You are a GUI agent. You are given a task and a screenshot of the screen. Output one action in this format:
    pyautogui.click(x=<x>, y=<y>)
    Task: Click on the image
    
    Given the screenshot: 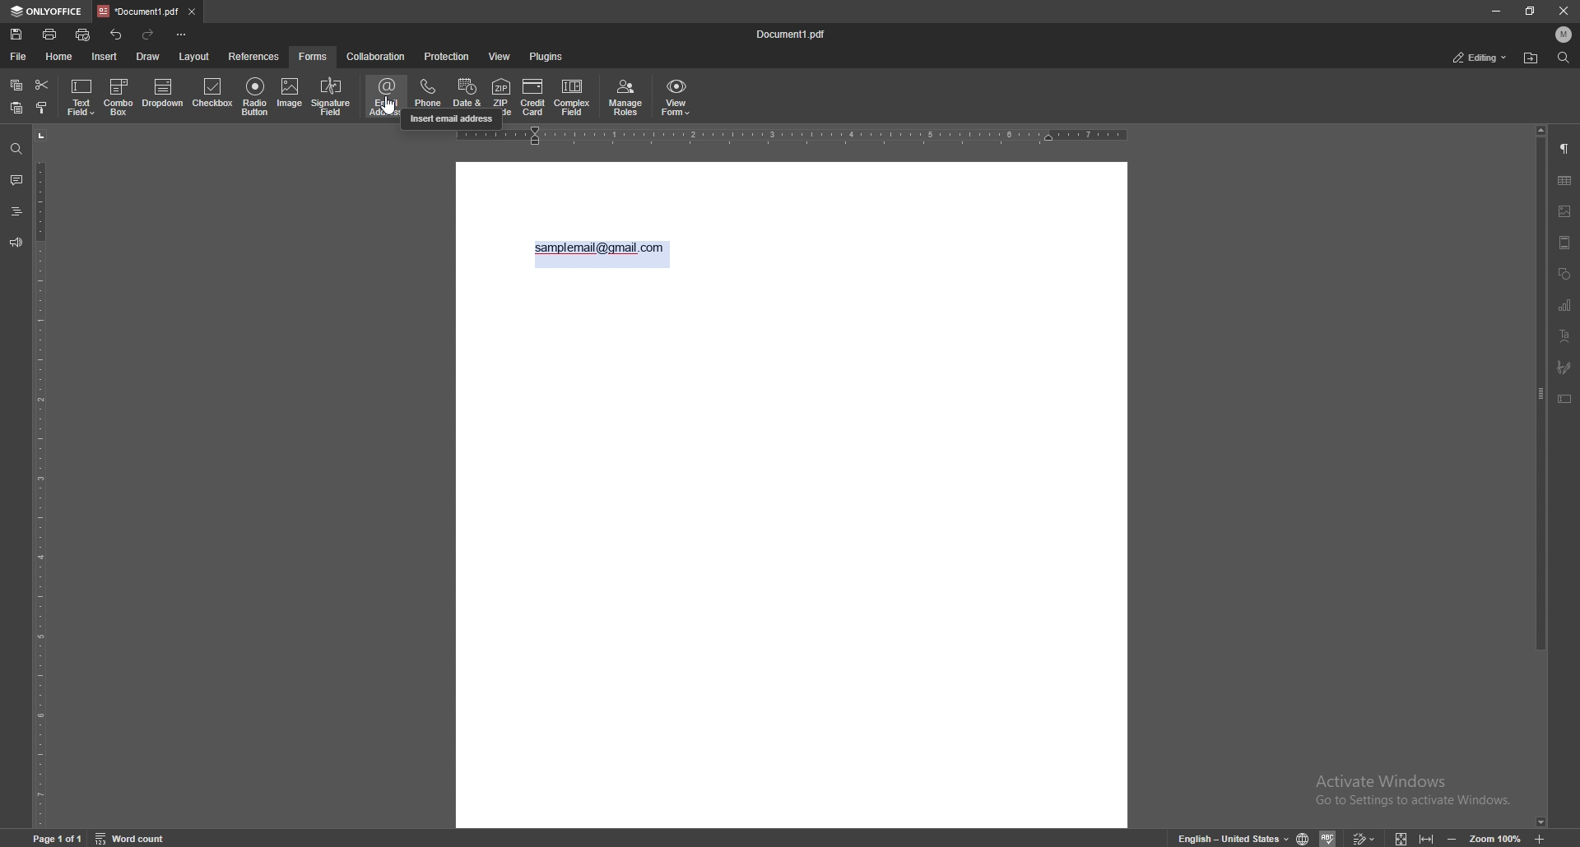 What is the action you would take?
    pyautogui.click(x=1565, y=211)
    